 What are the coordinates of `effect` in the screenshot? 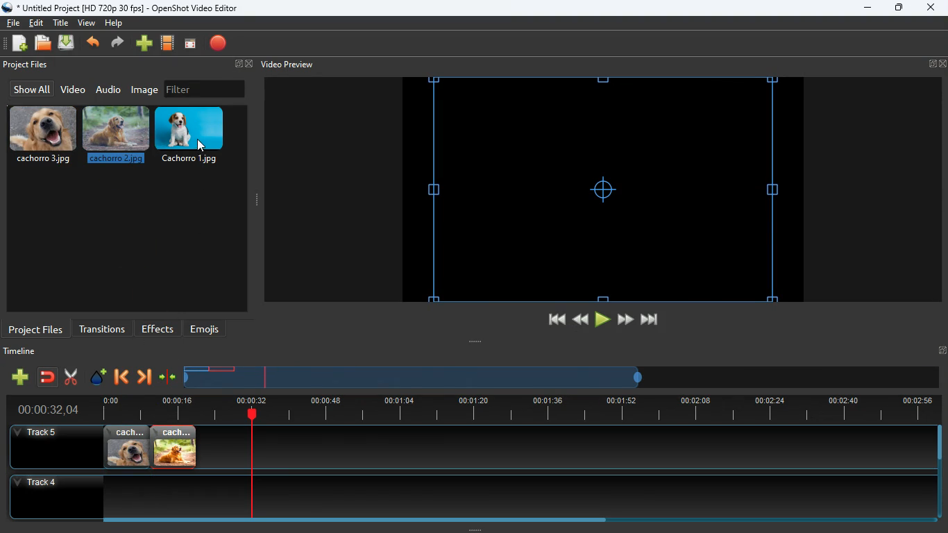 It's located at (99, 378).